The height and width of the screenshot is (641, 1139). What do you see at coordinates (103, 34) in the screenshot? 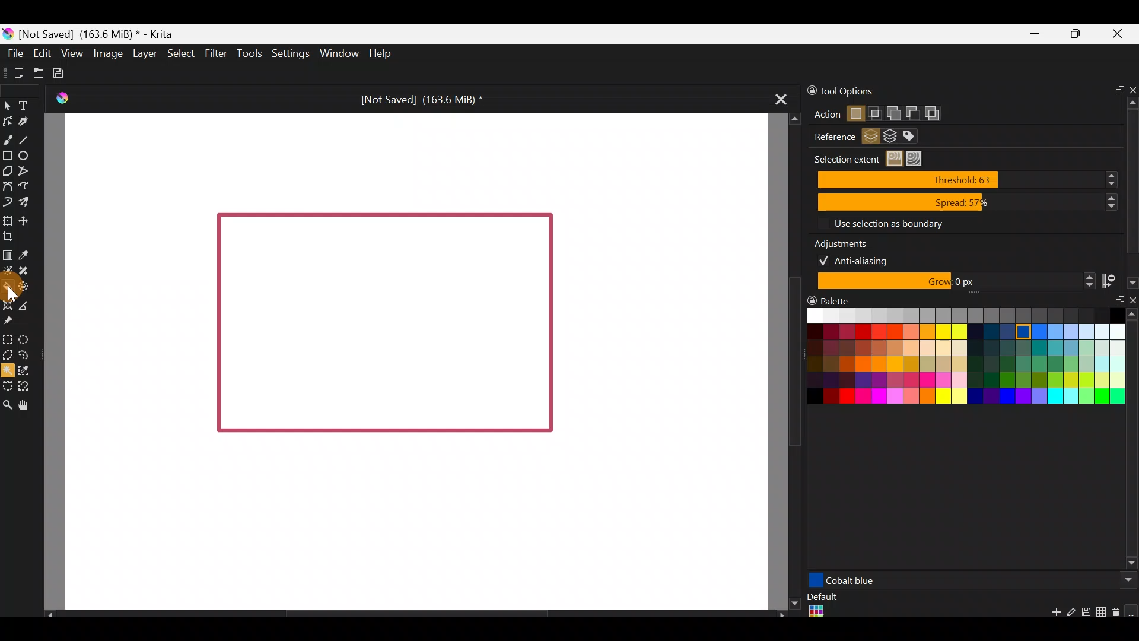
I see `[Not Saved] (163.6 MiB) * - Krita` at bounding box center [103, 34].